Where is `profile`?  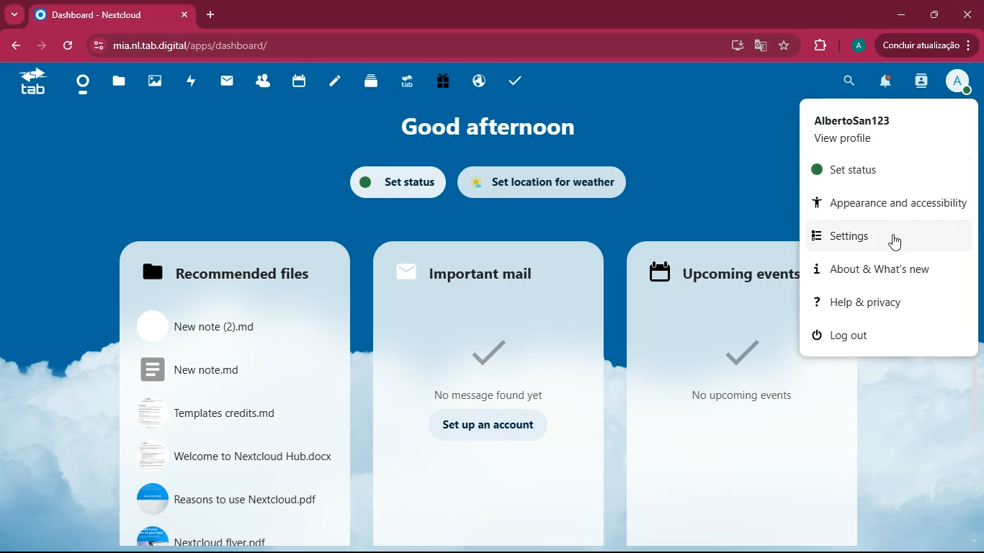 profile is located at coordinates (877, 128).